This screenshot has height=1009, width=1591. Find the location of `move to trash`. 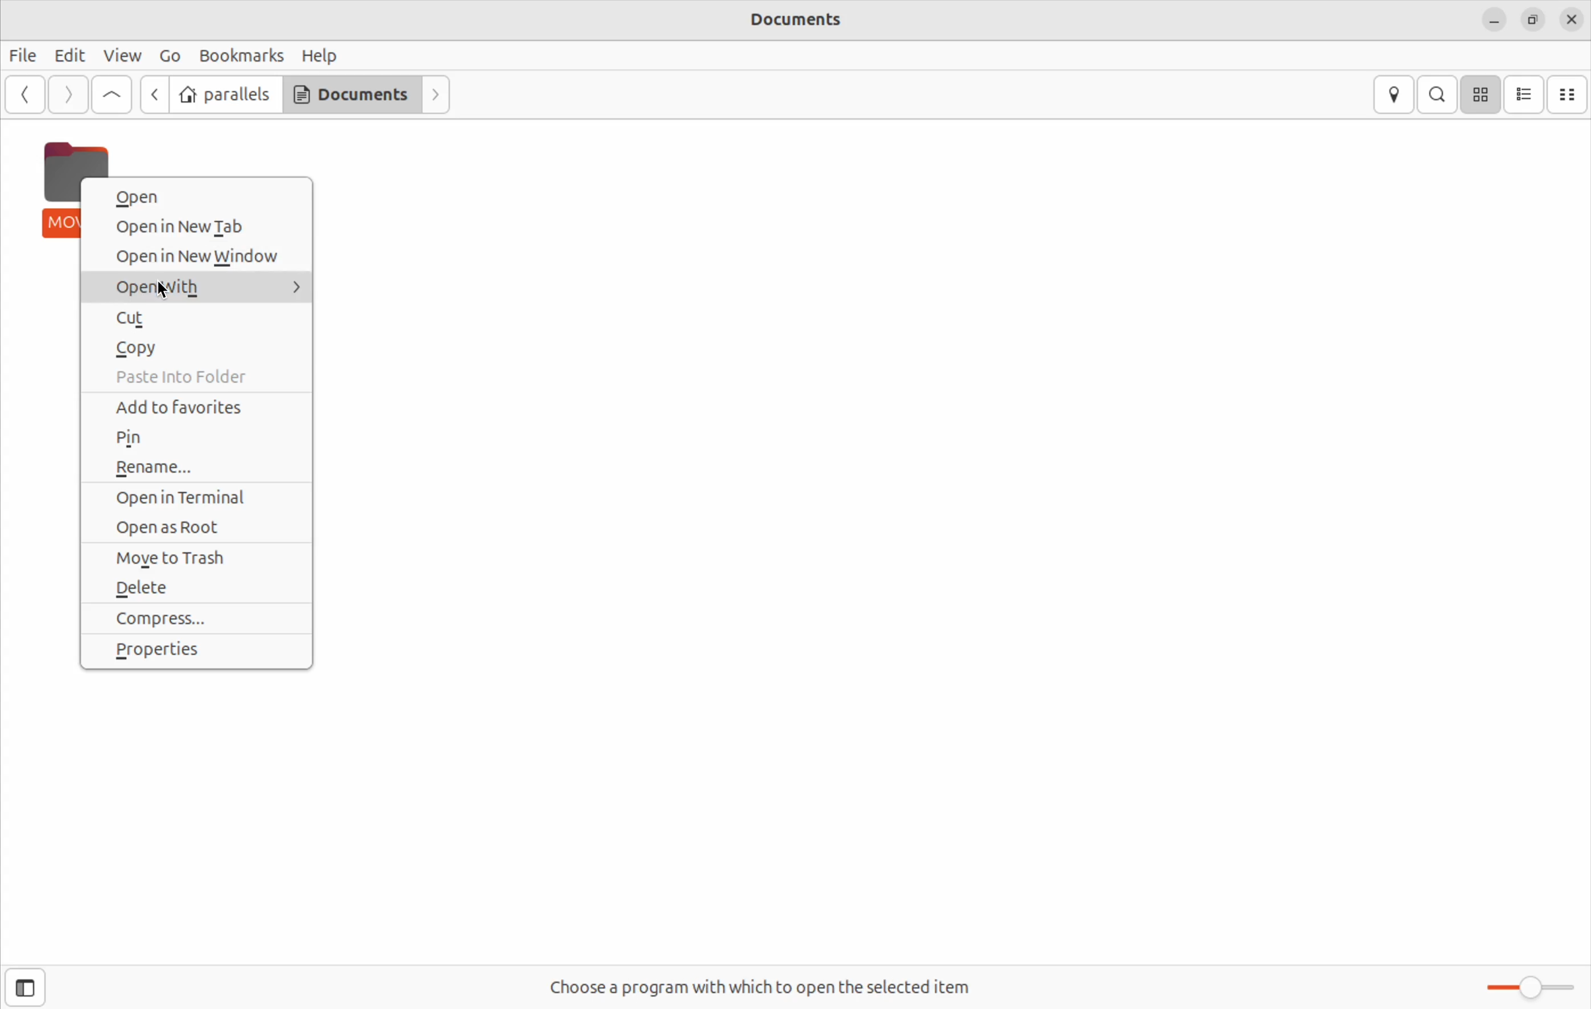

move to trash is located at coordinates (196, 559).